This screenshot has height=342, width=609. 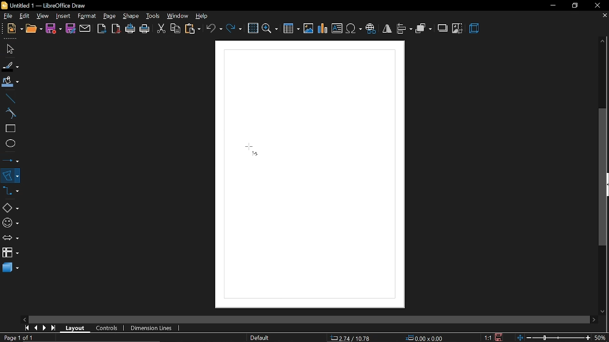 I want to click on shape, so click(x=131, y=18).